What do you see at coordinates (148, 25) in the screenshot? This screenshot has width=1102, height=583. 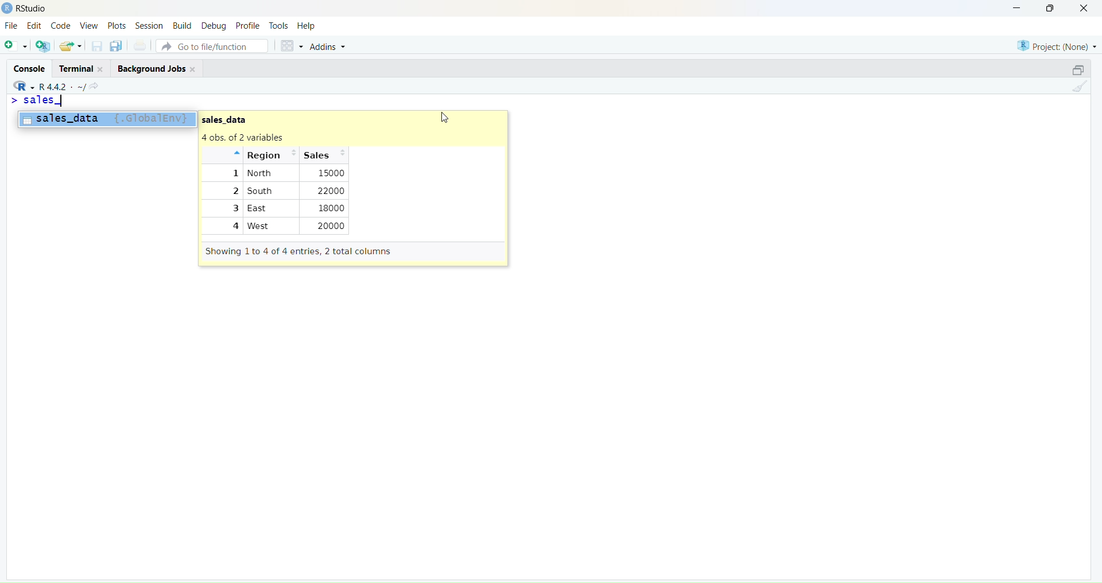 I see `Session` at bounding box center [148, 25].